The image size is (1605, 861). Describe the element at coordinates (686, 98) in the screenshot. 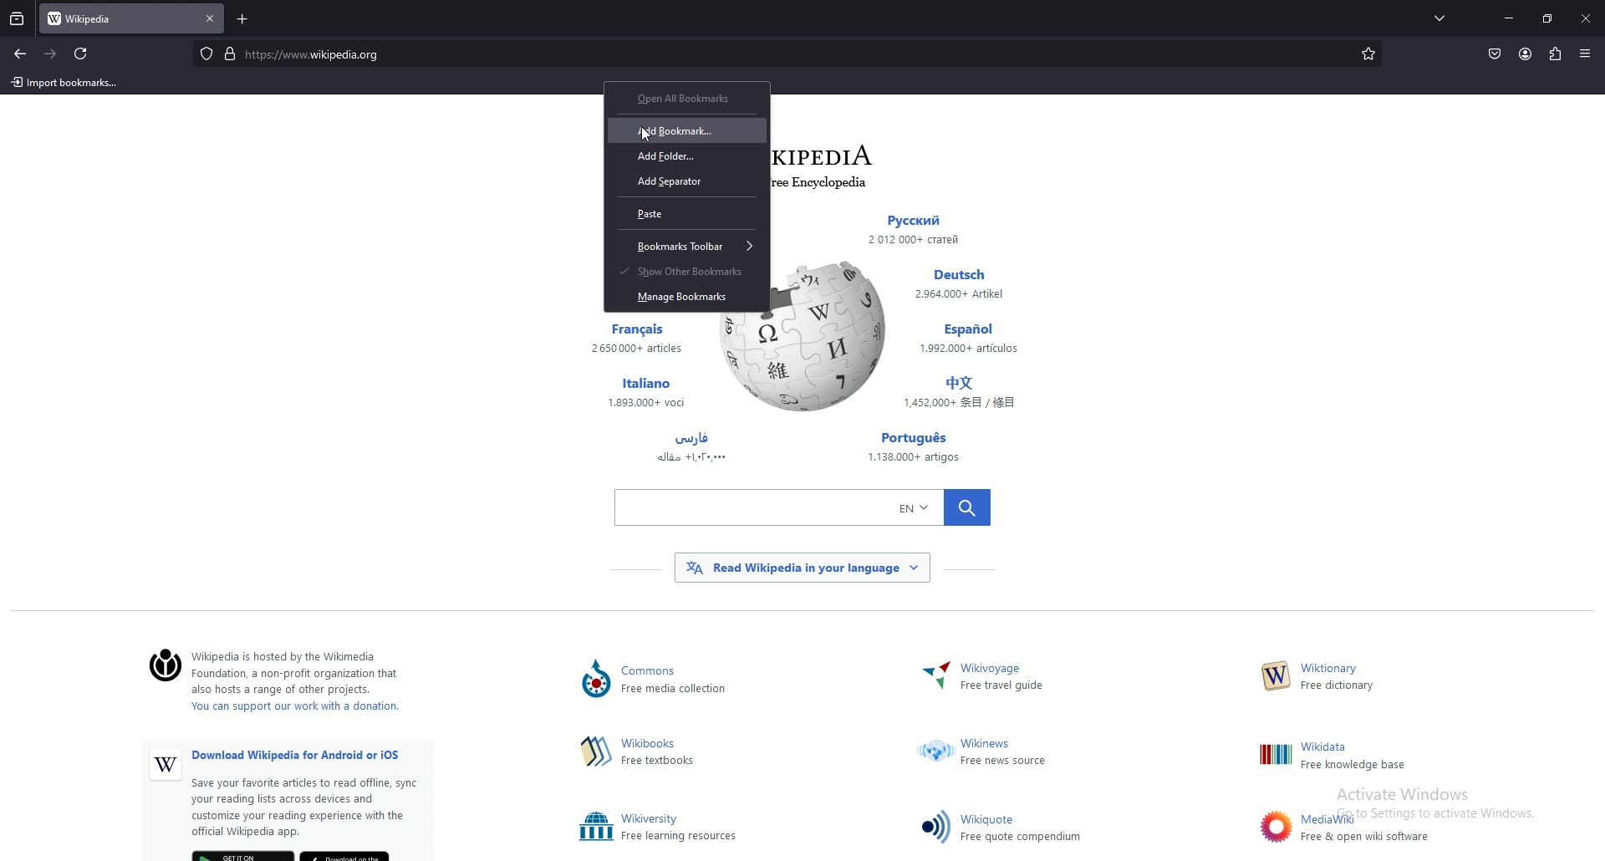

I see `open all bookmarks` at that location.